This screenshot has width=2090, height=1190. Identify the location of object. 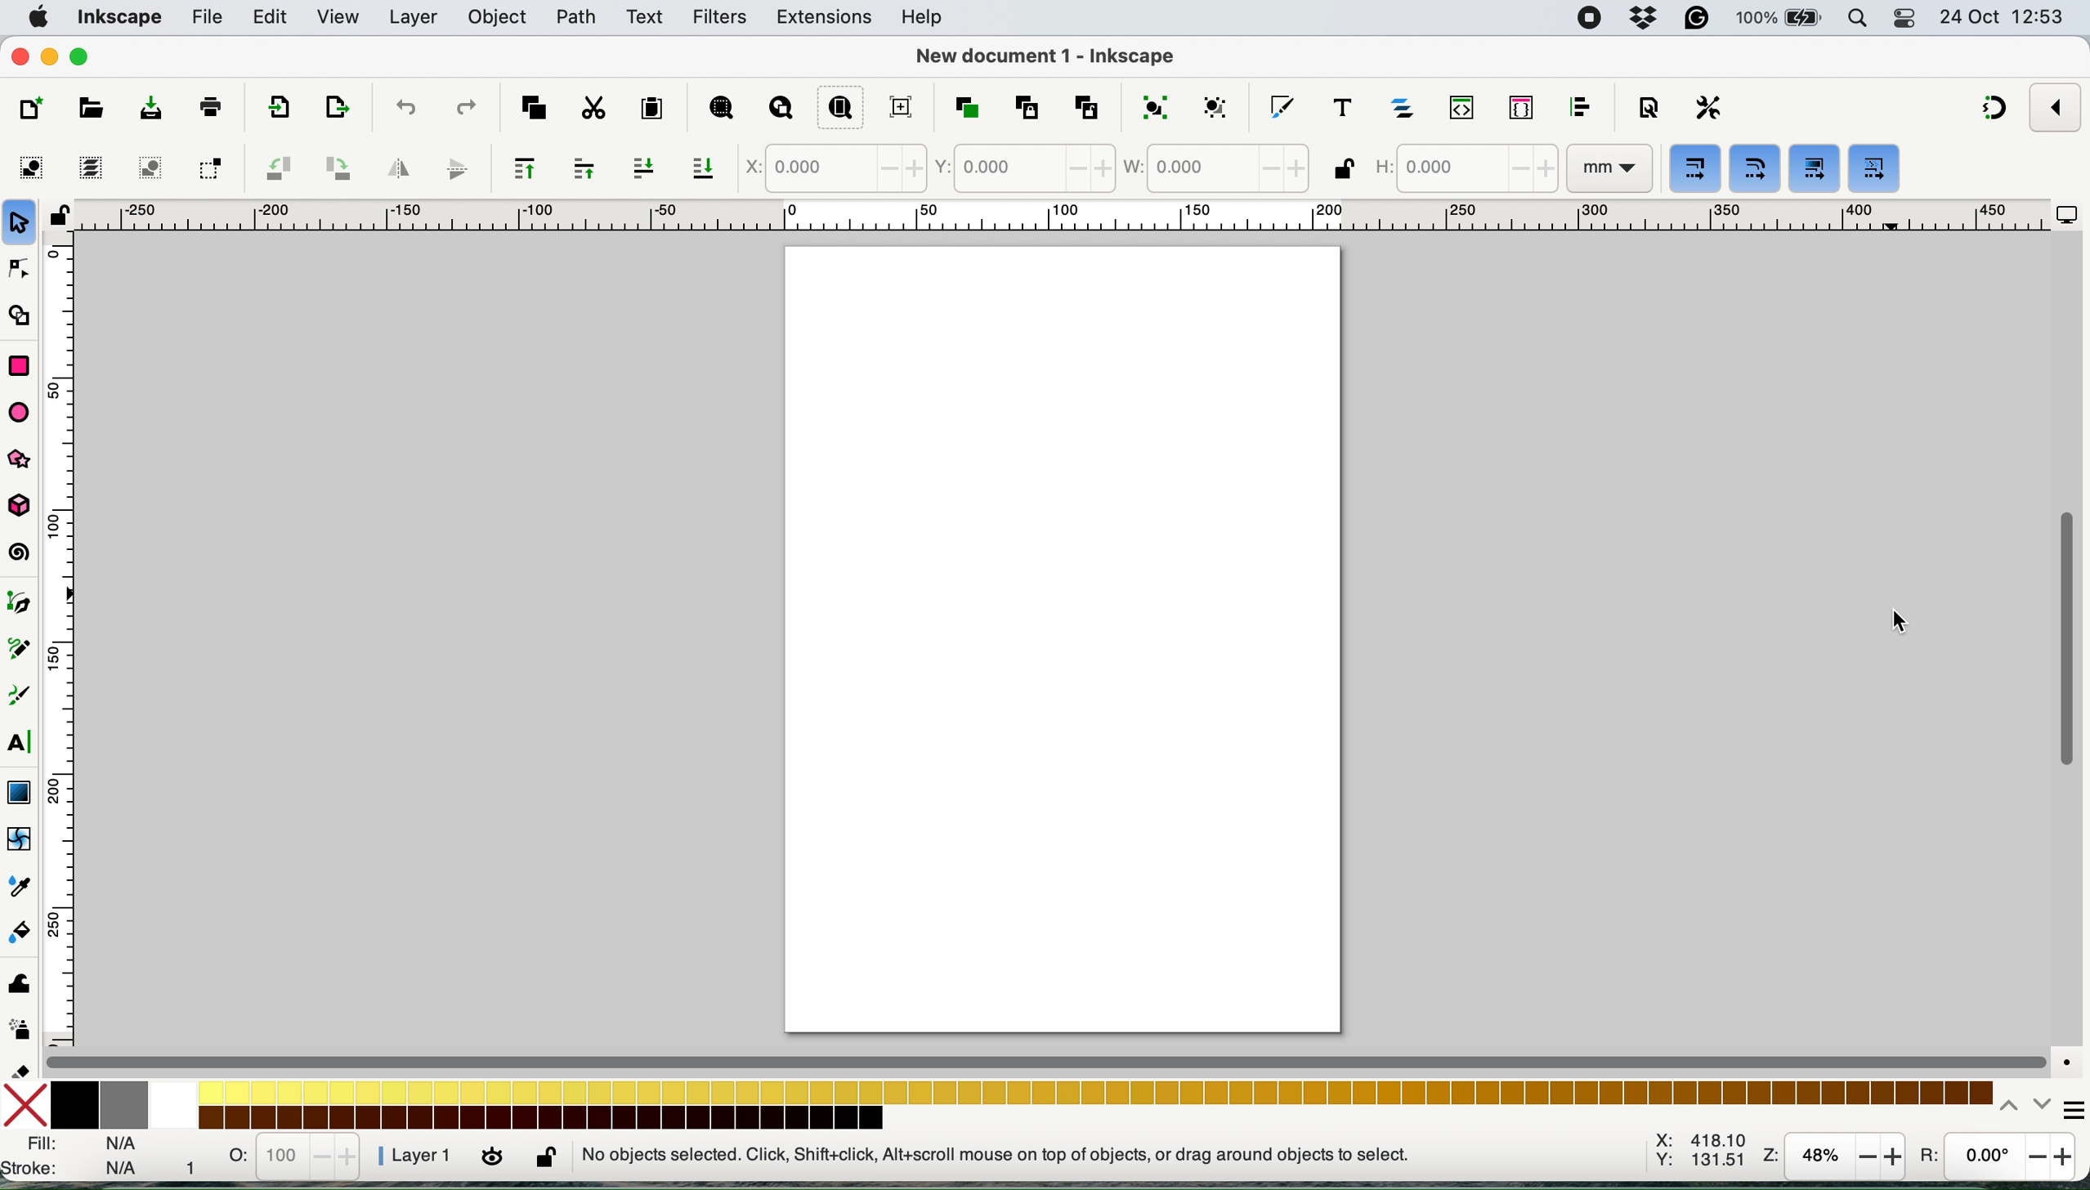
(502, 18).